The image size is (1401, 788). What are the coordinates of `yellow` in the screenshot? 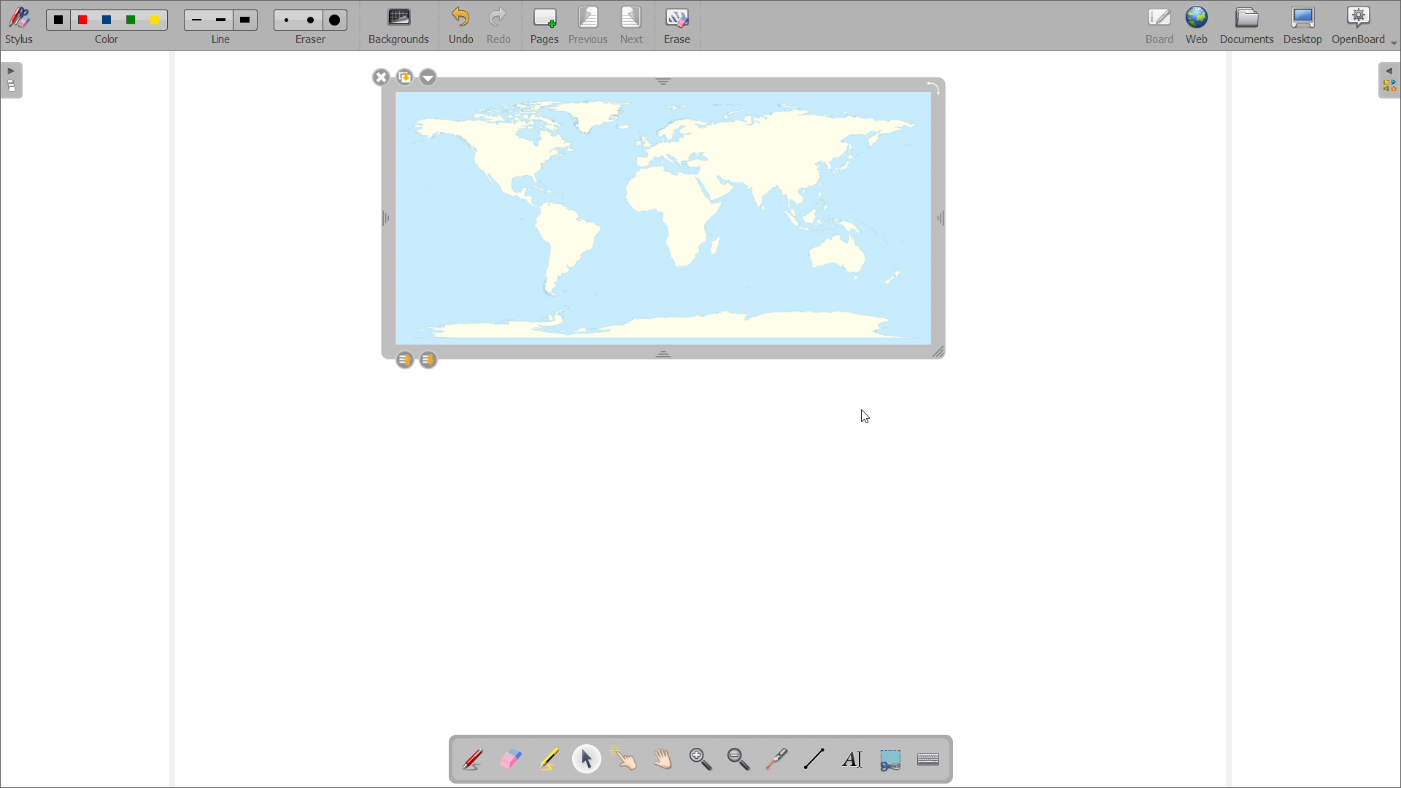 It's located at (156, 20).